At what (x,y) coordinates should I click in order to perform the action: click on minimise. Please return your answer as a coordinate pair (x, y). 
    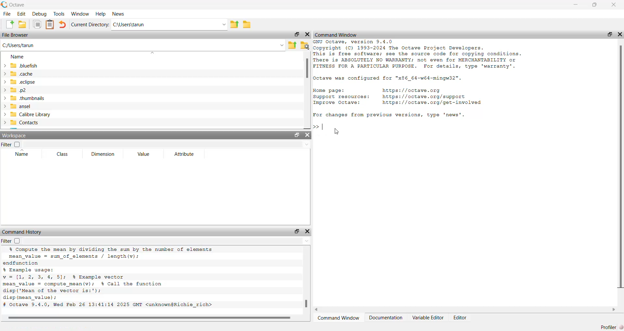
    Looking at the image, I should click on (576, 4).